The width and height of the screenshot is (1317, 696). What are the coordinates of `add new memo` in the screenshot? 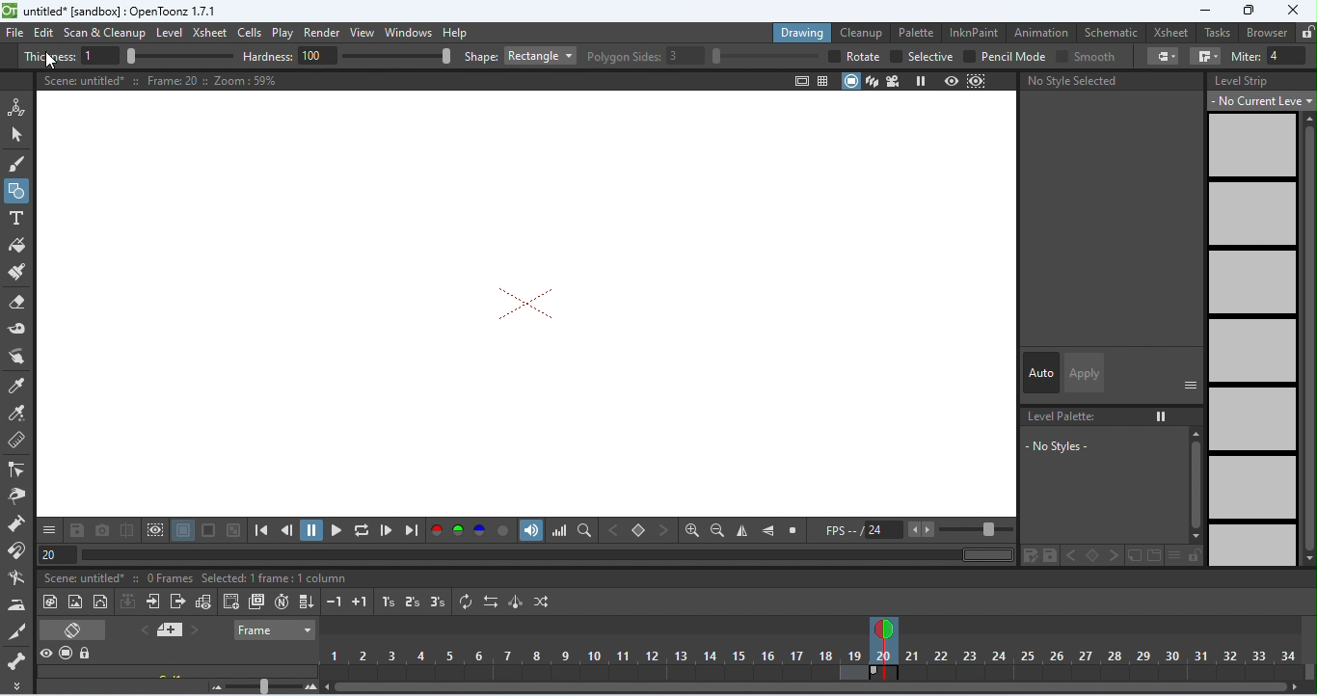 It's located at (171, 629).